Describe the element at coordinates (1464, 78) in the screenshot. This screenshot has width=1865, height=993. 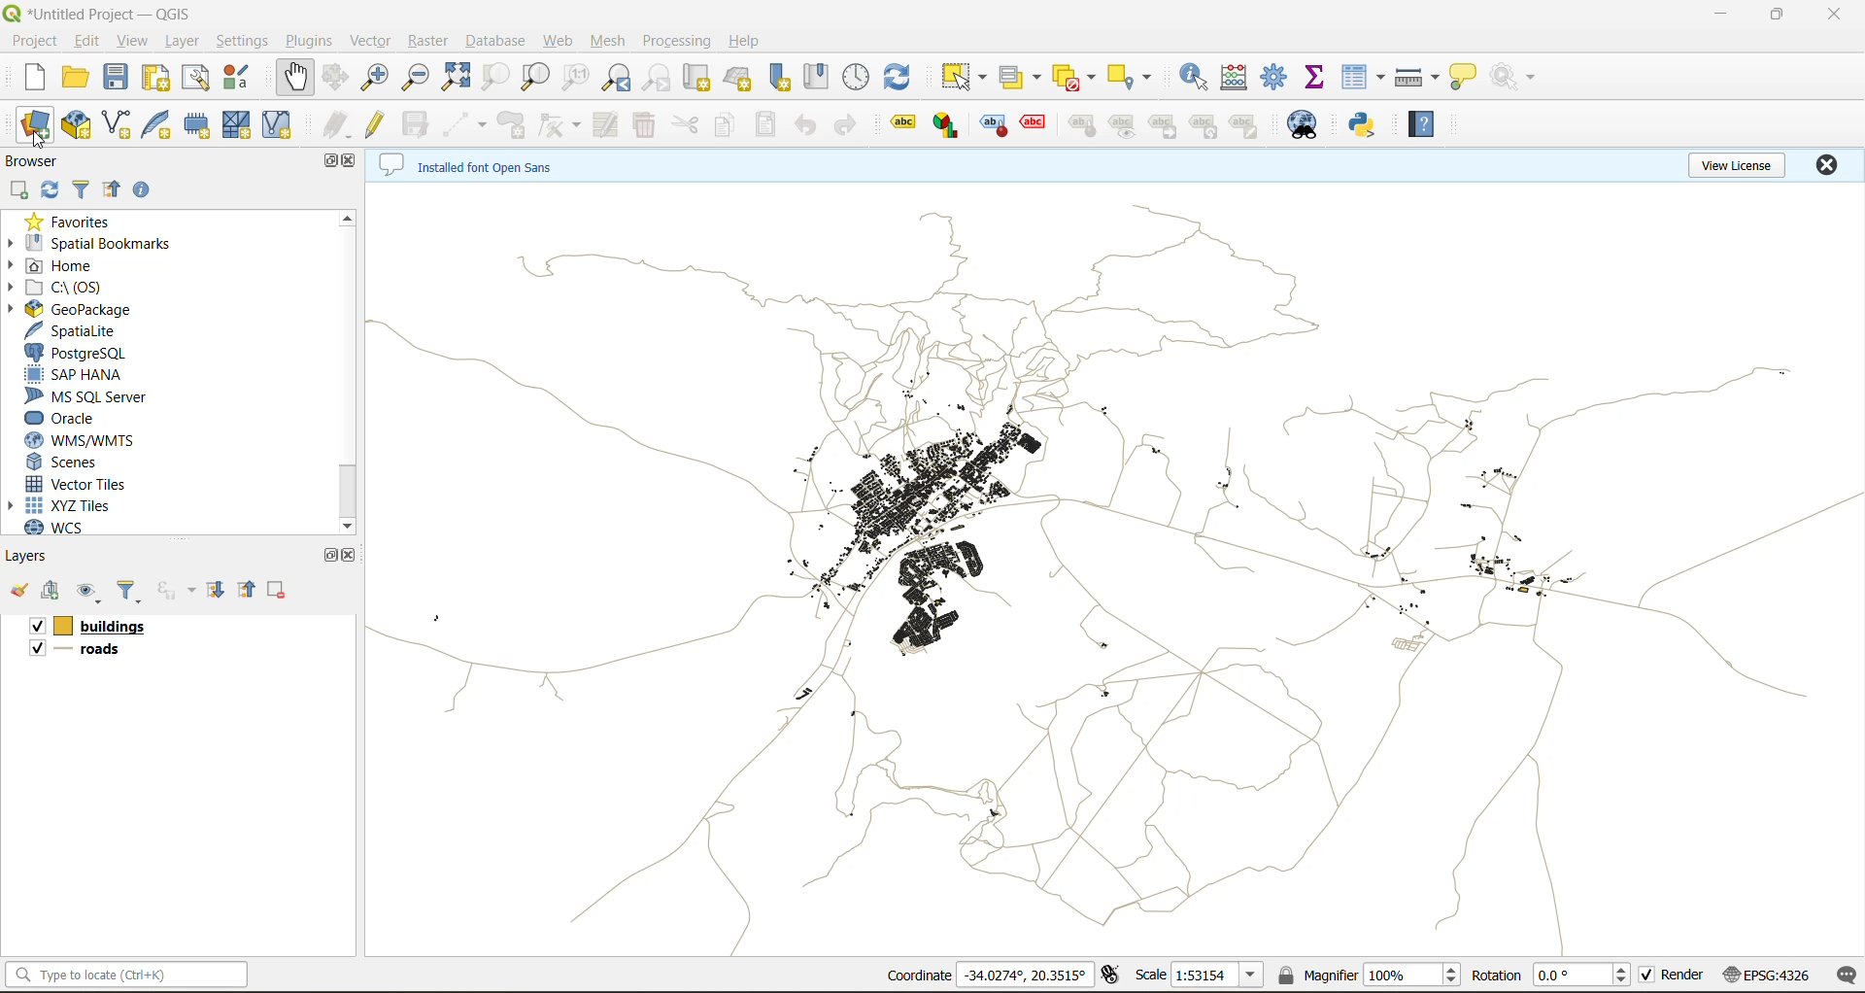
I see `show tips` at that location.